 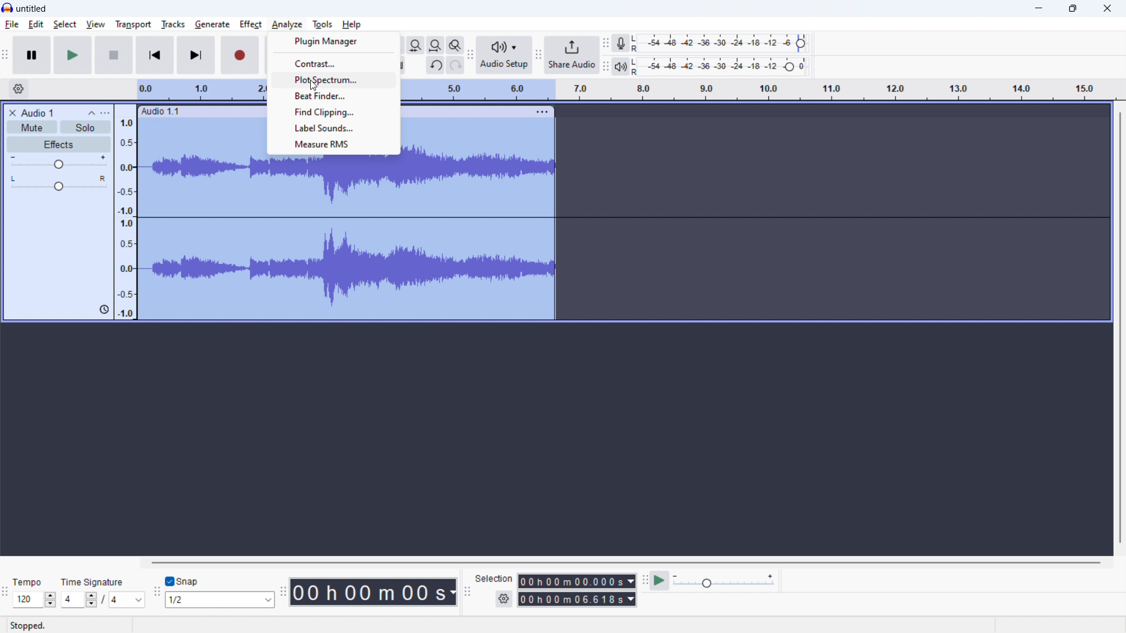 What do you see at coordinates (86, 127) in the screenshot?
I see `solo` at bounding box center [86, 127].